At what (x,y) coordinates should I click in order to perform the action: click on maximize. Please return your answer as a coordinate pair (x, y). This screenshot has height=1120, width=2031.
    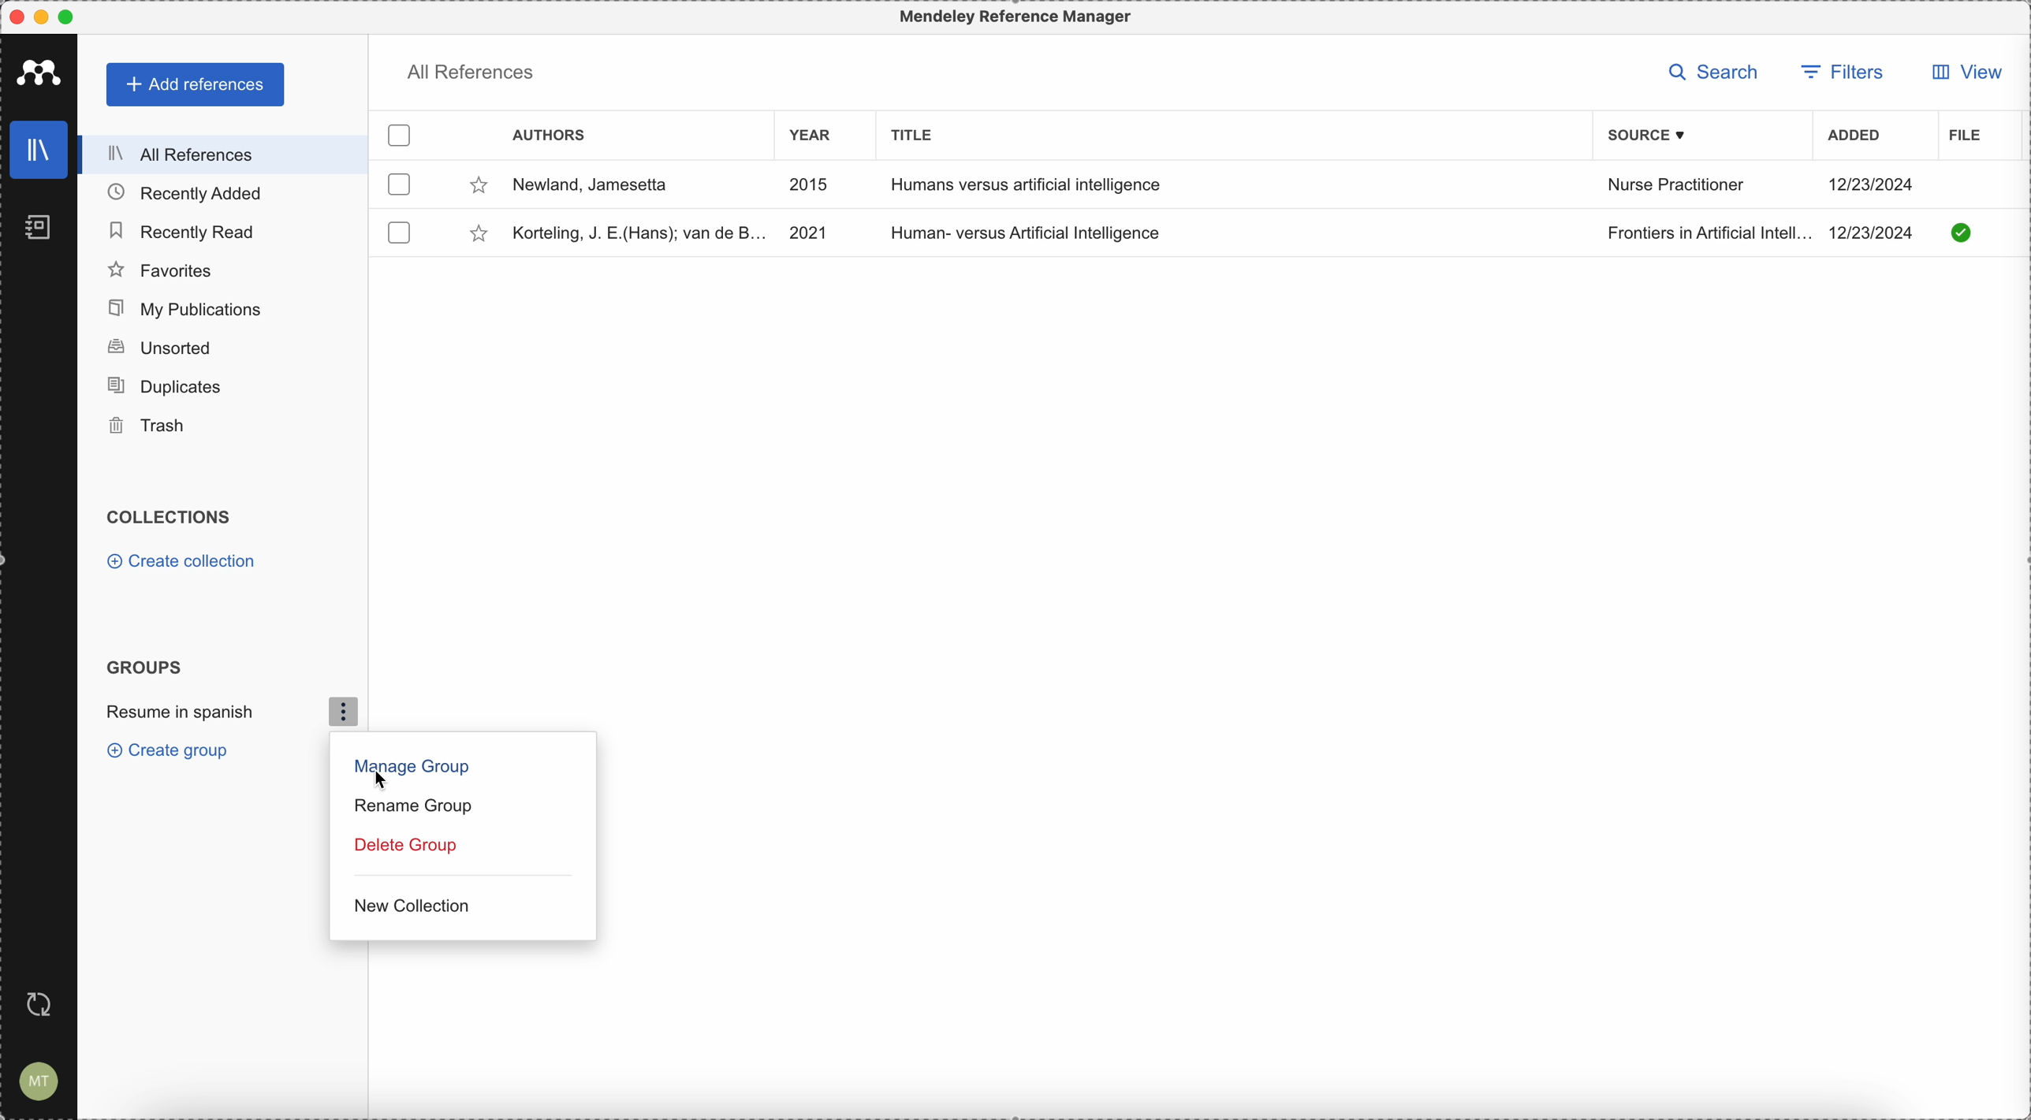
    Looking at the image, I should click on (73, 16).